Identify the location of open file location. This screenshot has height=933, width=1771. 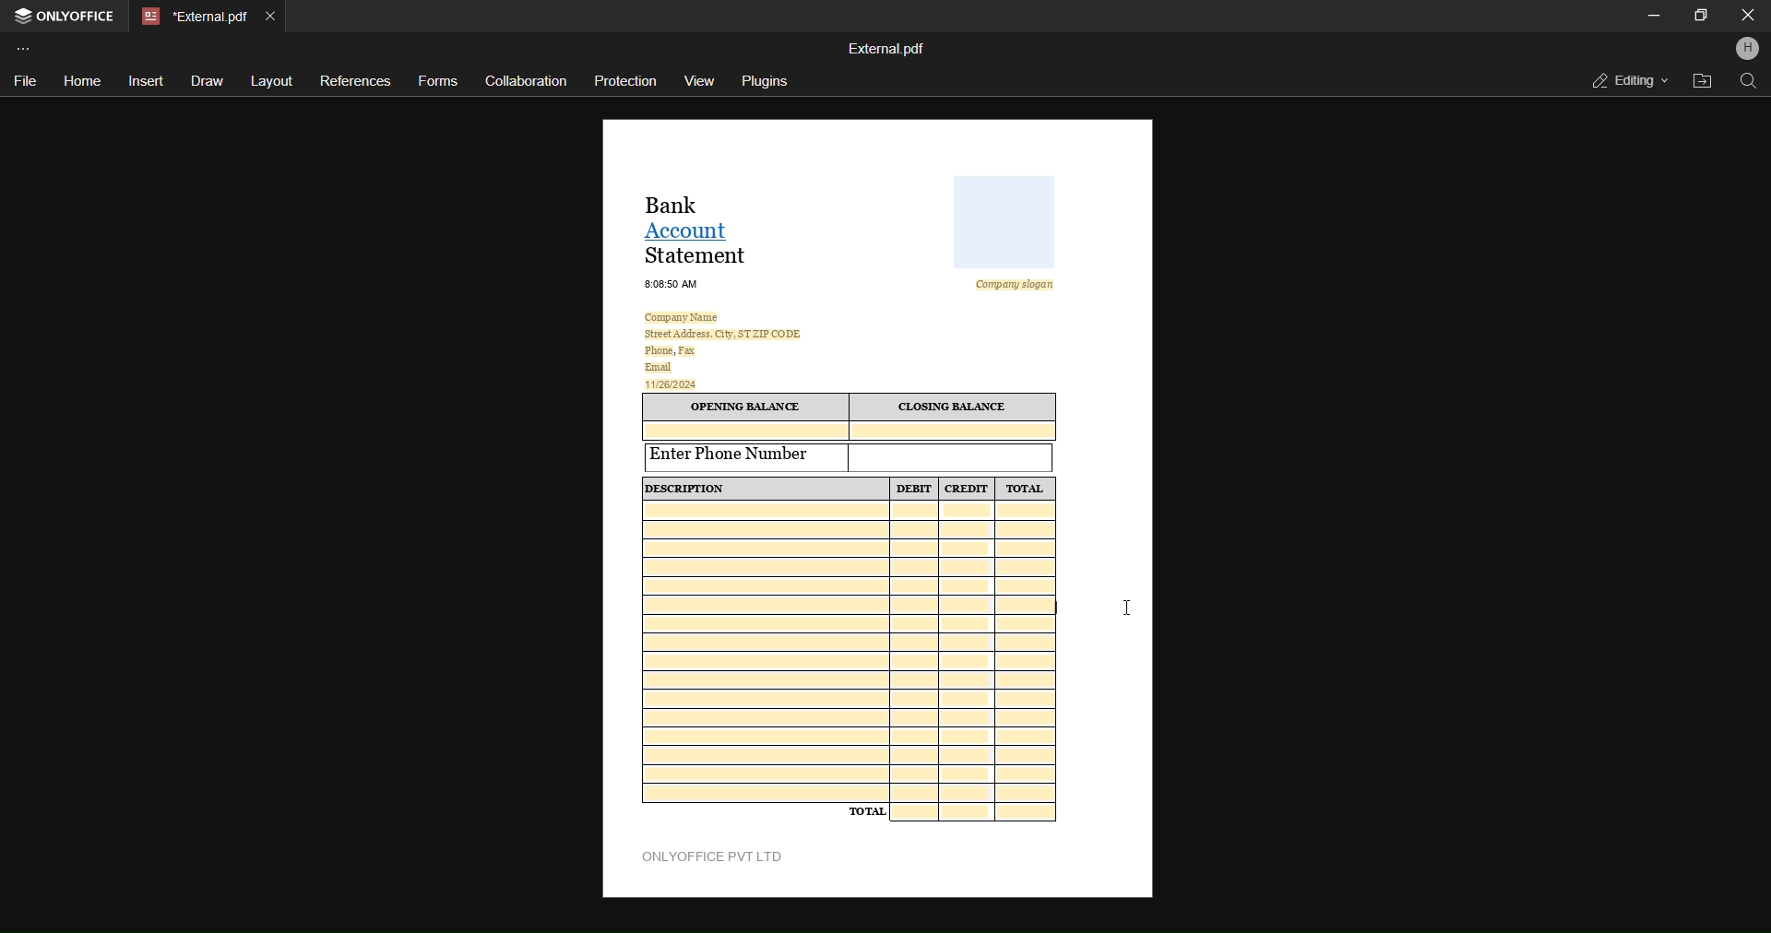
(1699, 82).